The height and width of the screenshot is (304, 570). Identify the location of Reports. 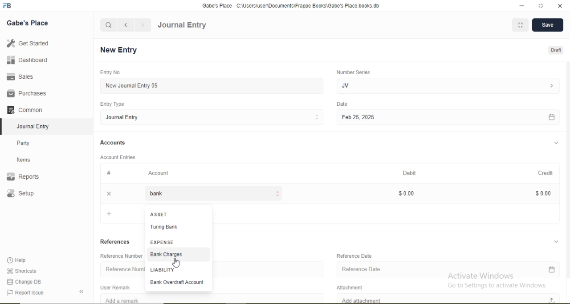
(27, 177).